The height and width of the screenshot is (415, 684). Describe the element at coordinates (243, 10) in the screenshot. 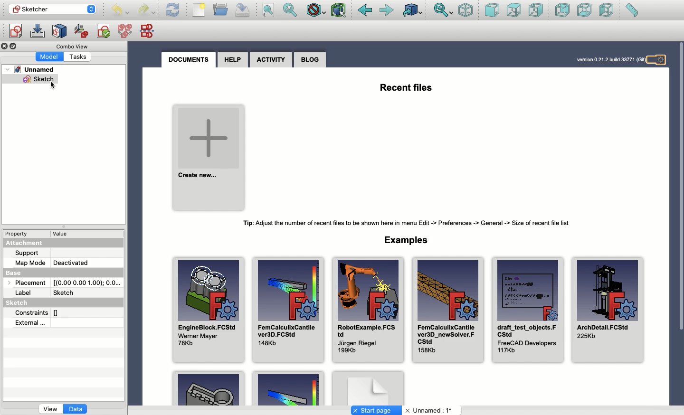

I see `Save` at that location.